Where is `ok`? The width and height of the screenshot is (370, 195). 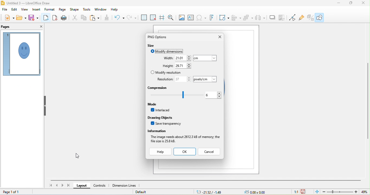
ok is located at coordinates (184, 152).